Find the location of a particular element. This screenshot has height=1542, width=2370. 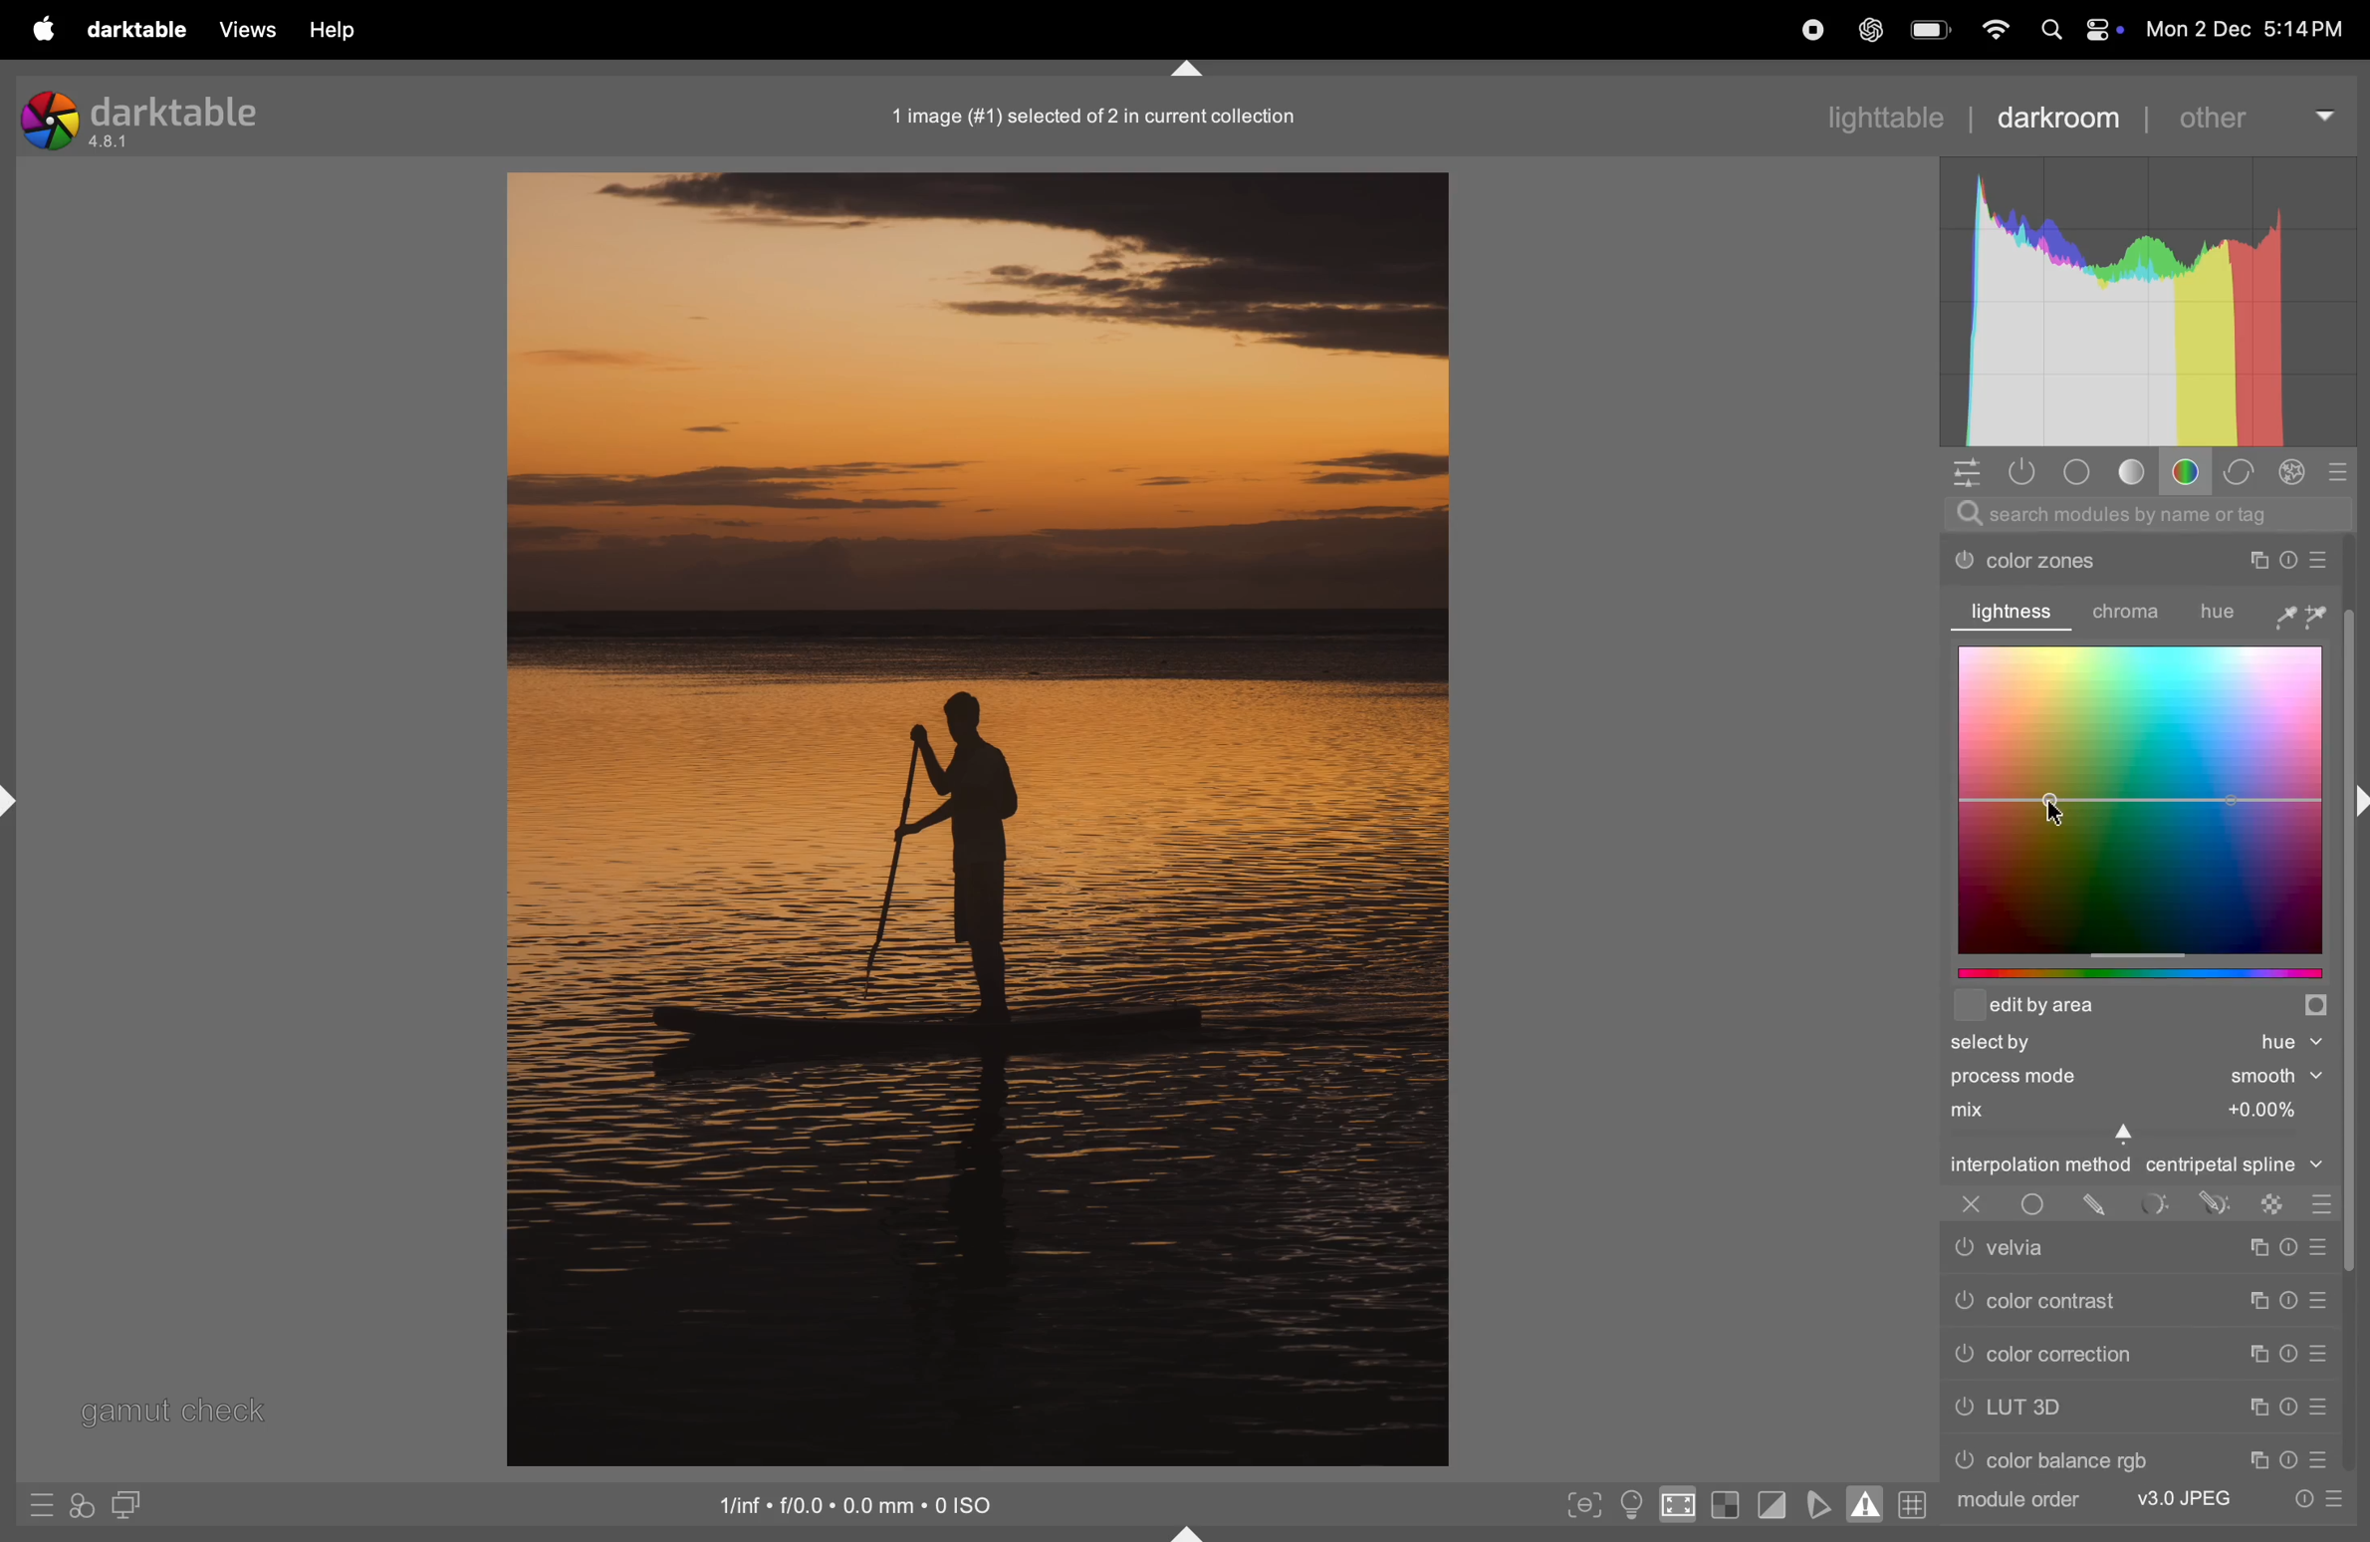

apple menu is located at coordinates (44, 30).